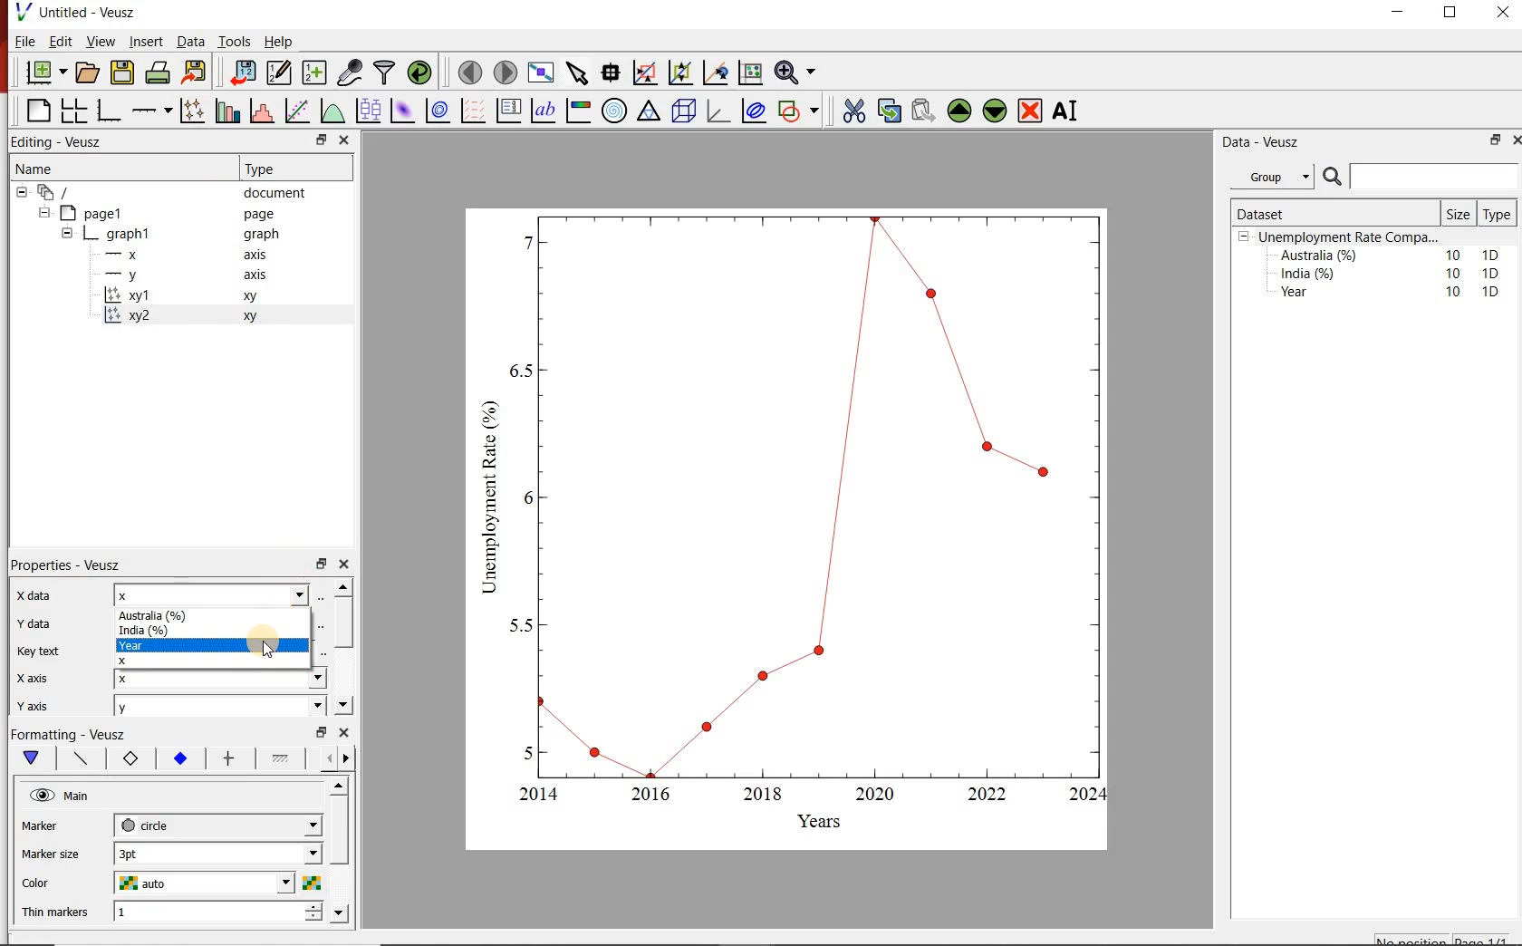 The width and height of the screenshot is (1522, 946). I want to click on marker border, so click(130, 759).